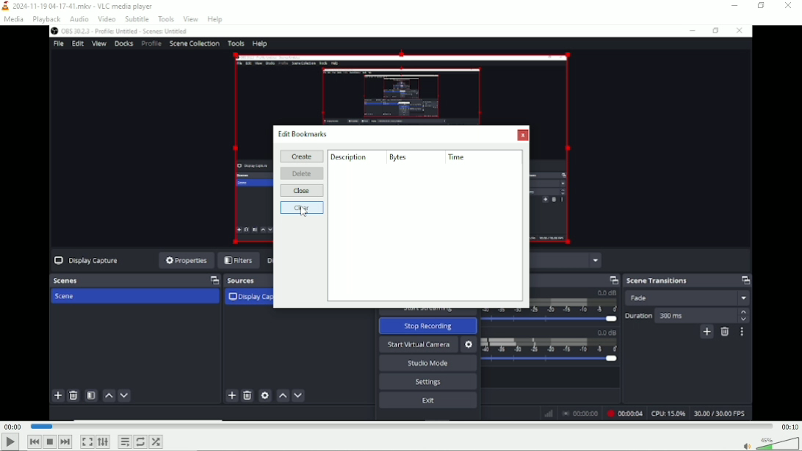 Image resolution: width=802 pixels, height=451 pixels. Describe the element at coordinates (46, 19) in the screenshot. I see `Playback` at that location.